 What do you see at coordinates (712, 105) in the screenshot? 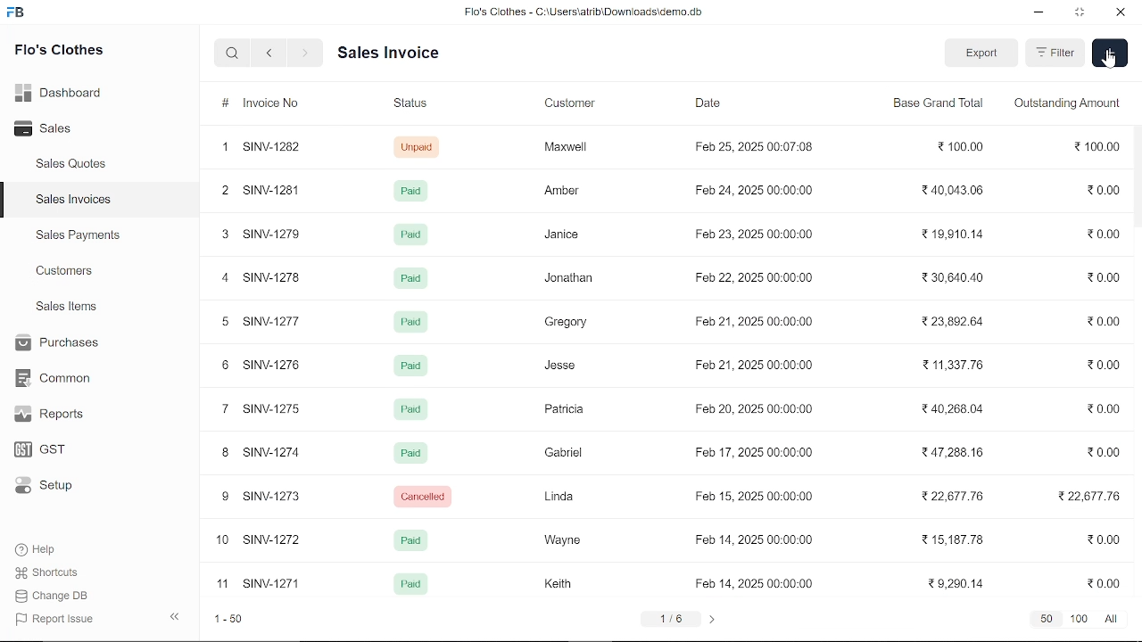
I see ` Date` at bounding box center [712, 105].